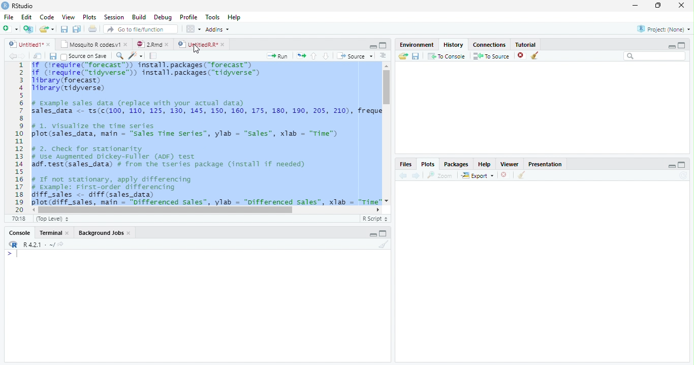 The width and height of the screenshot is (694, 365). I want to click on Previous, so click(403, 175).